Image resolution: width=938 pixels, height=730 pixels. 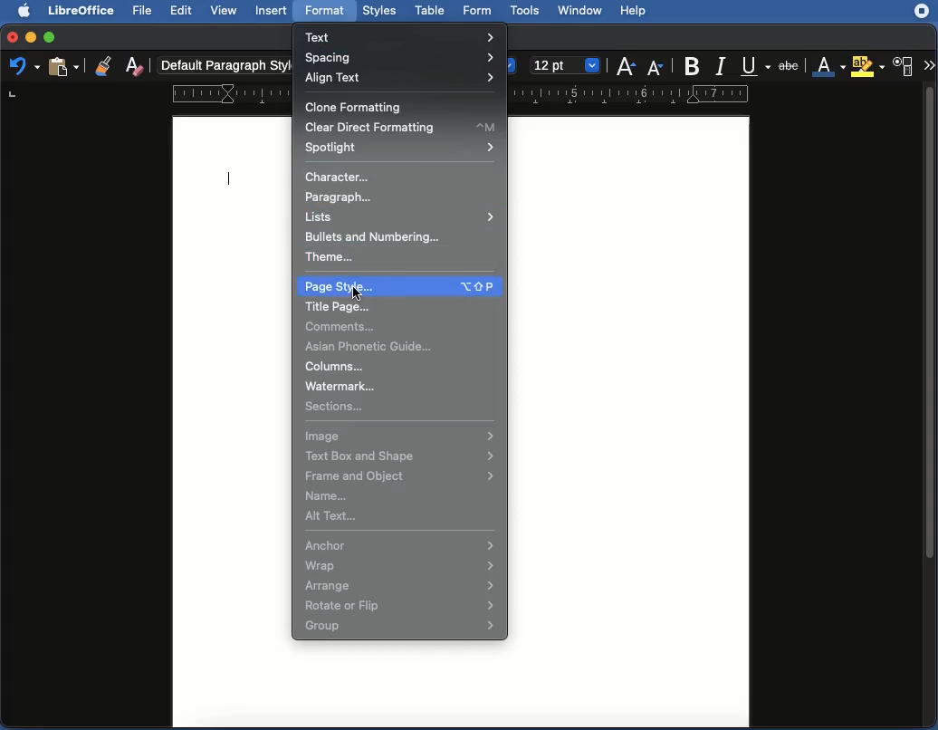 I want to click on Styles, so click(x=380, y=11).